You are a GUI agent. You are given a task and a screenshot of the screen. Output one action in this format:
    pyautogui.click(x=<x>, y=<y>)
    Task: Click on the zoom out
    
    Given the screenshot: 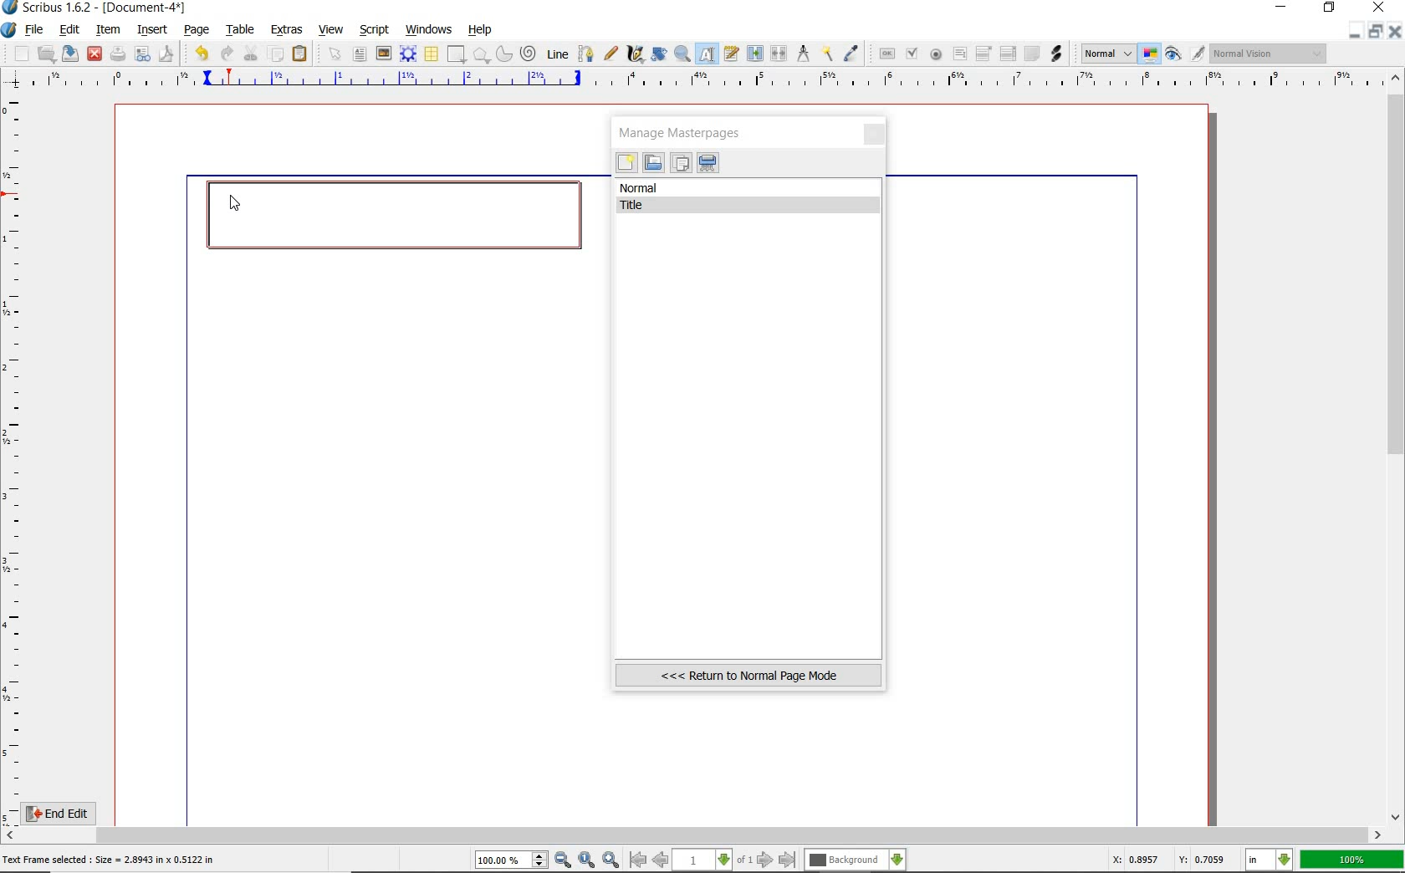 What is the action you would take?
    pyautogui.click(x=564, y=860)
    